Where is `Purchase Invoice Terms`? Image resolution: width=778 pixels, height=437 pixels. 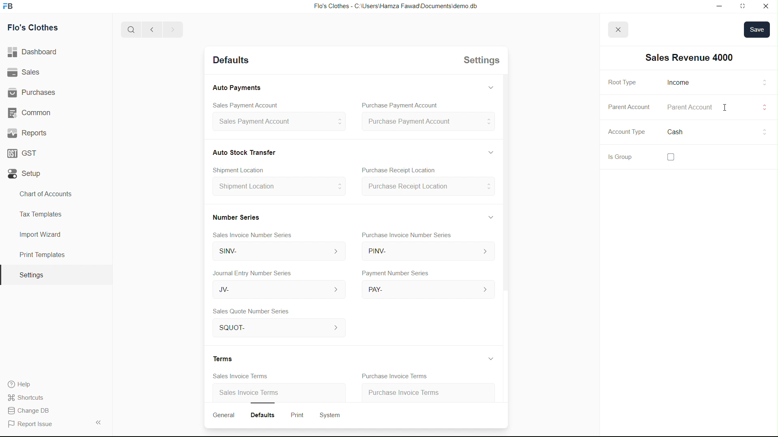 Purchase Invoice Terms is located at coordinates (412, 391).